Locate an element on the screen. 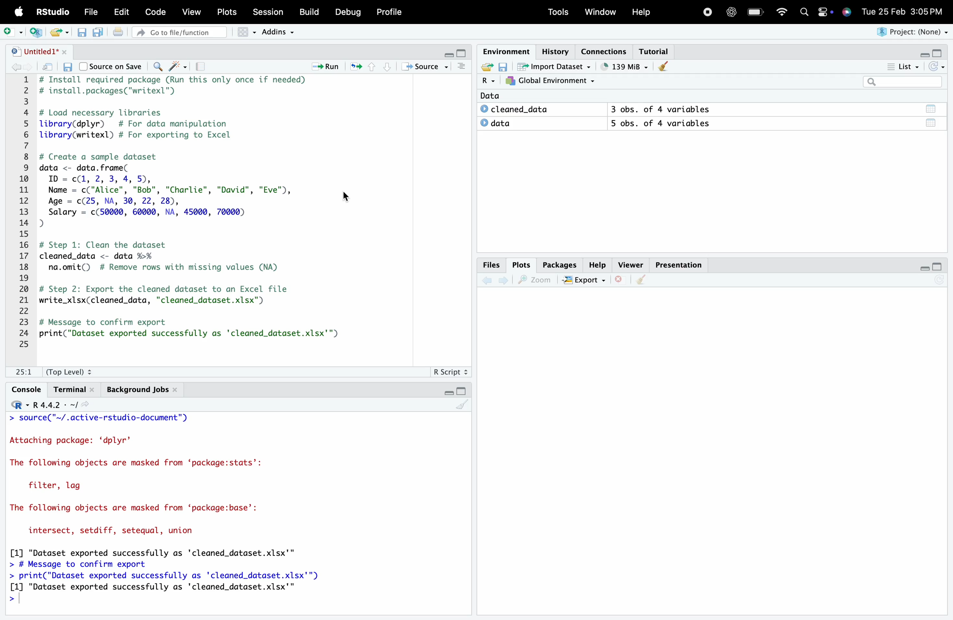  Go forward to the next source location (Ctrl + F10) is located at coordinates (505, 279).